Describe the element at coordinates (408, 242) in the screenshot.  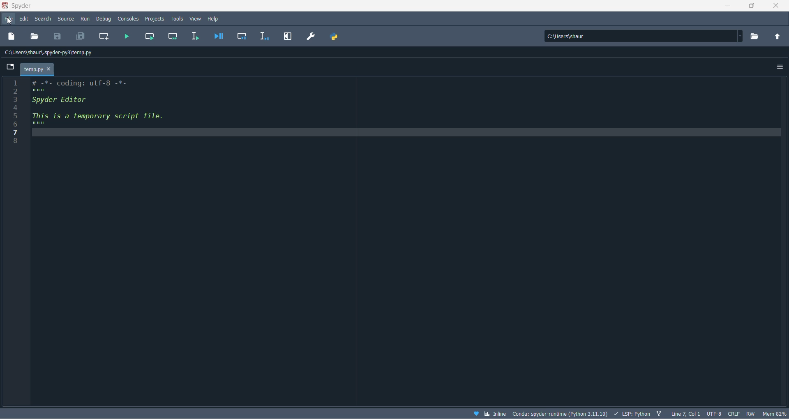
I see `code writing pad` at that location.